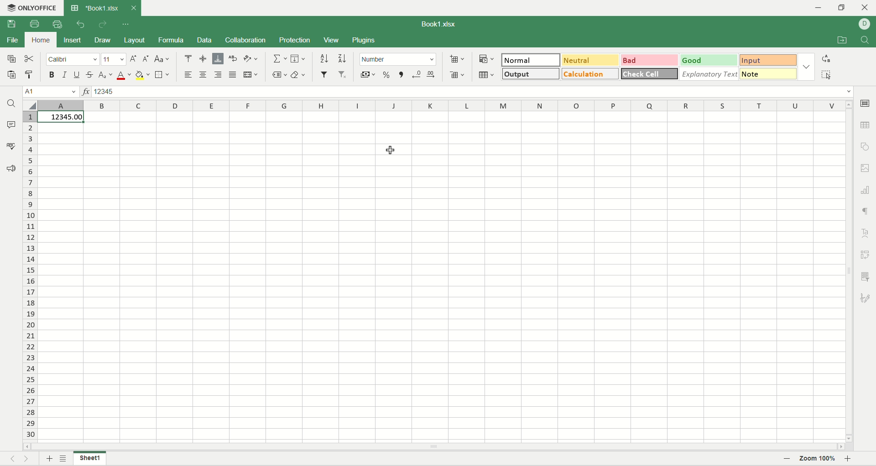 The width and height of the screenshot is (876, 466). What do you see at coordinates (136, 40) in the screenshot?
I see `layout` at bounding box center [136, 40].